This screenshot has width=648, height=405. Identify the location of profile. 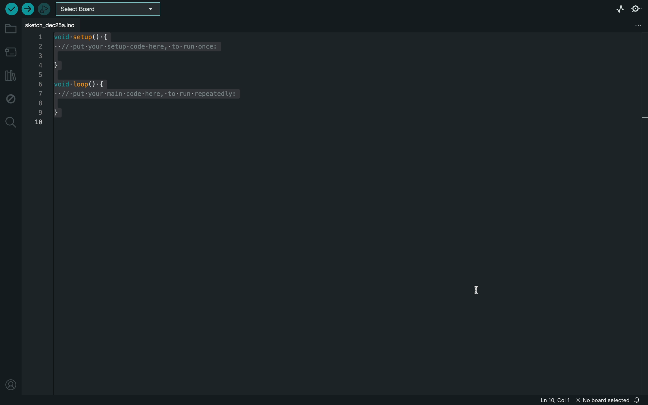
(11, 384).